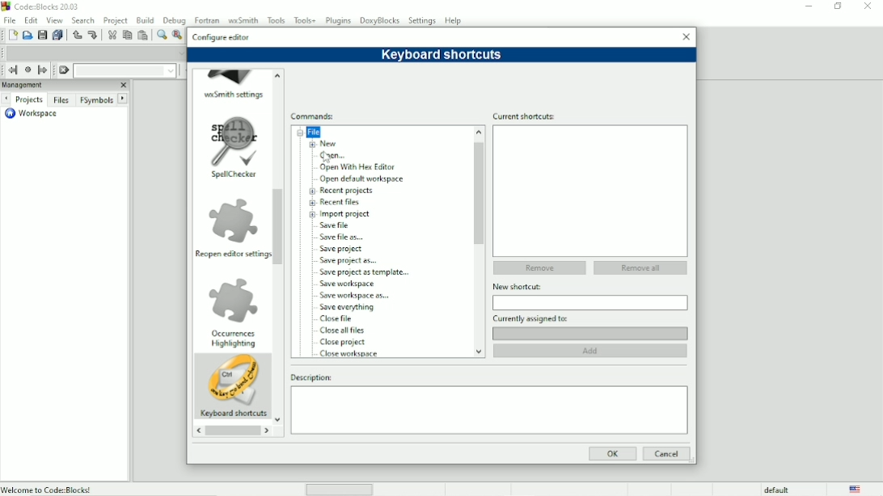 This screenshot has width=883, height=496. Describe the element at coordinates (232, 220) in the screenshot. I see `Image` at that location.